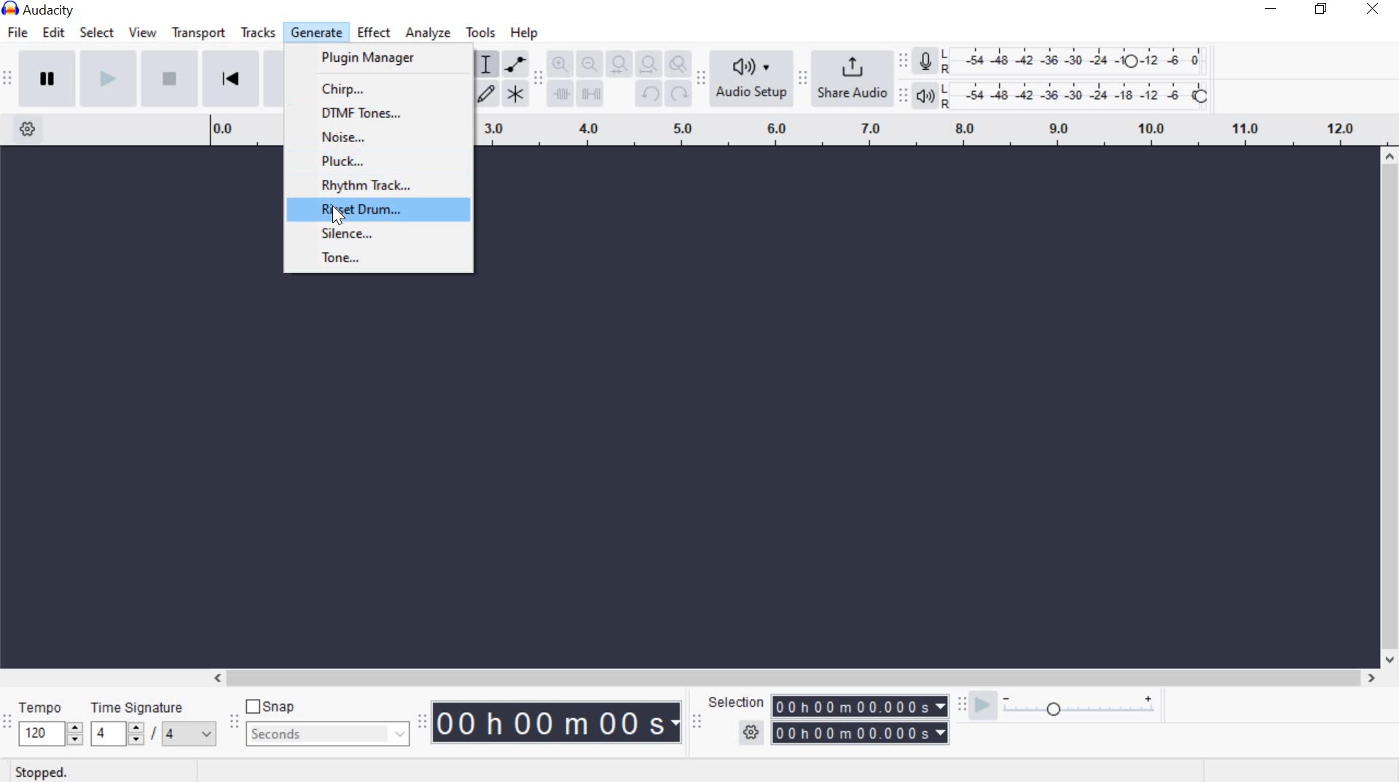 Image resolution: width=1399 pixels, height=782 pixels. What do you see at coordinates (485, 95) in the screenshot?
I see `Draw Tool` at bounding box center [485, 95].